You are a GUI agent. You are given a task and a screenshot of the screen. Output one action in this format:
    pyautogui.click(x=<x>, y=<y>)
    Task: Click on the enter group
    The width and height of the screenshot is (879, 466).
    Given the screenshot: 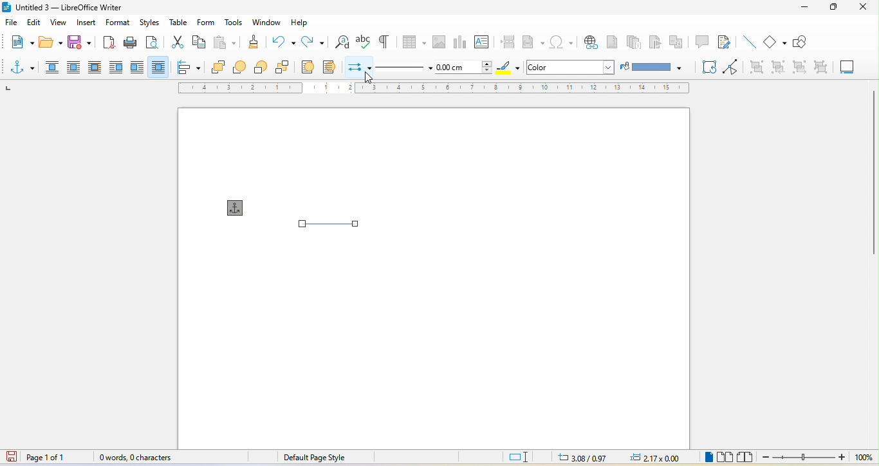 What is the action you would take?
    pyautogui.click(x=779, y=66)
    